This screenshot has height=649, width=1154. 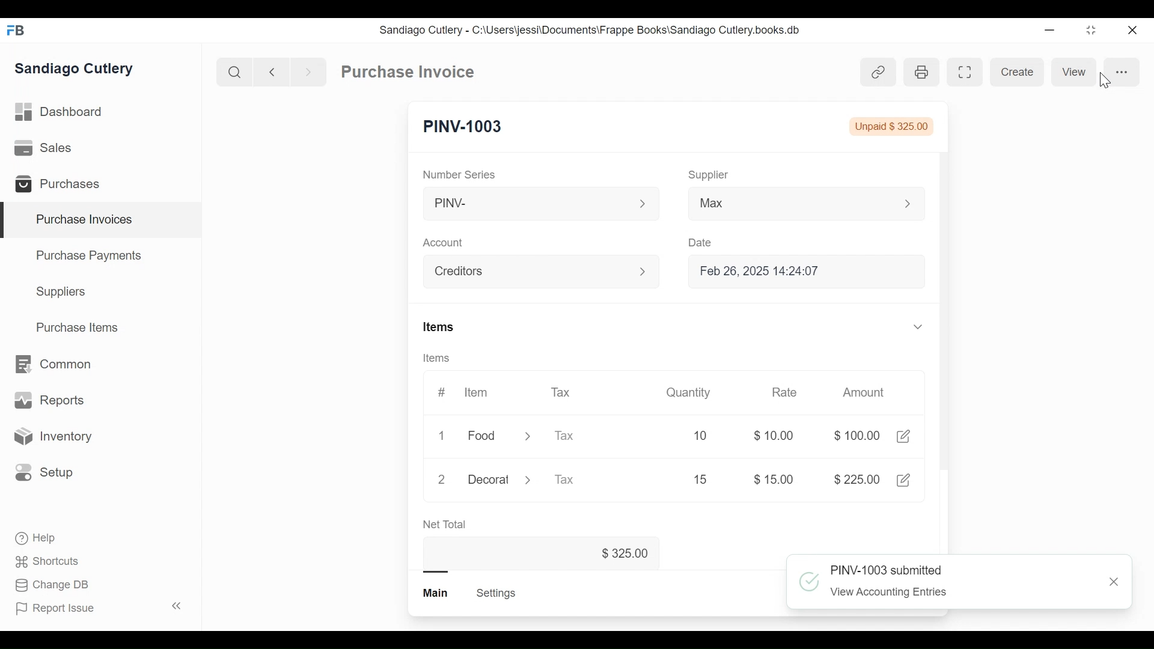 I want to click on Food, so click(x=485, y=437).